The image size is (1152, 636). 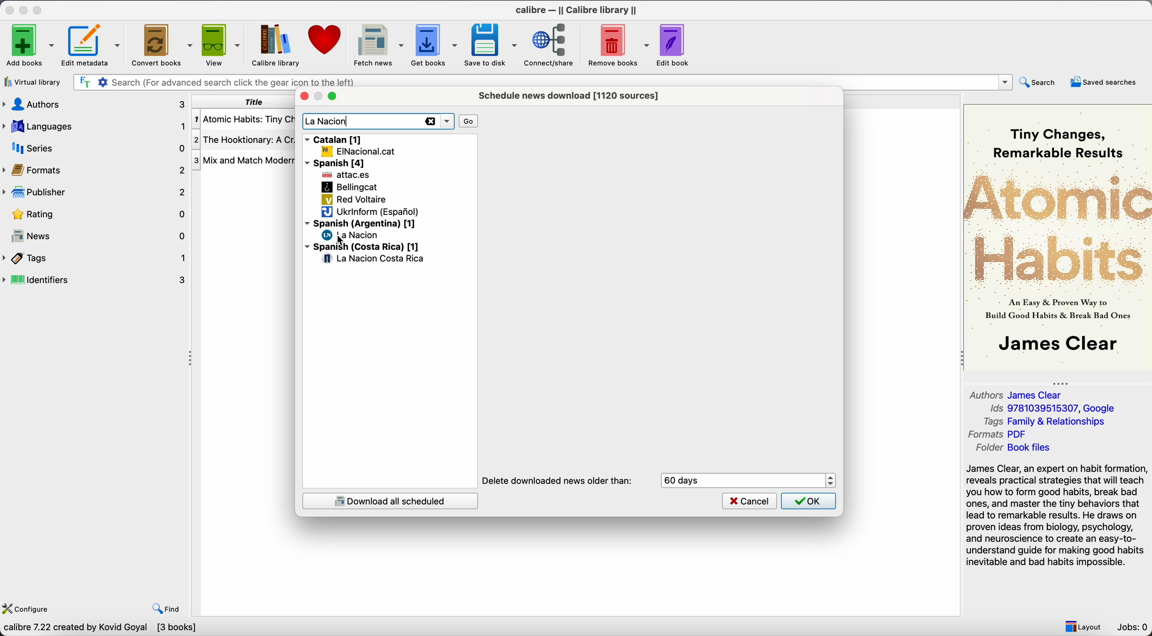 I want to click on convert books, so click(x=161, y=44).